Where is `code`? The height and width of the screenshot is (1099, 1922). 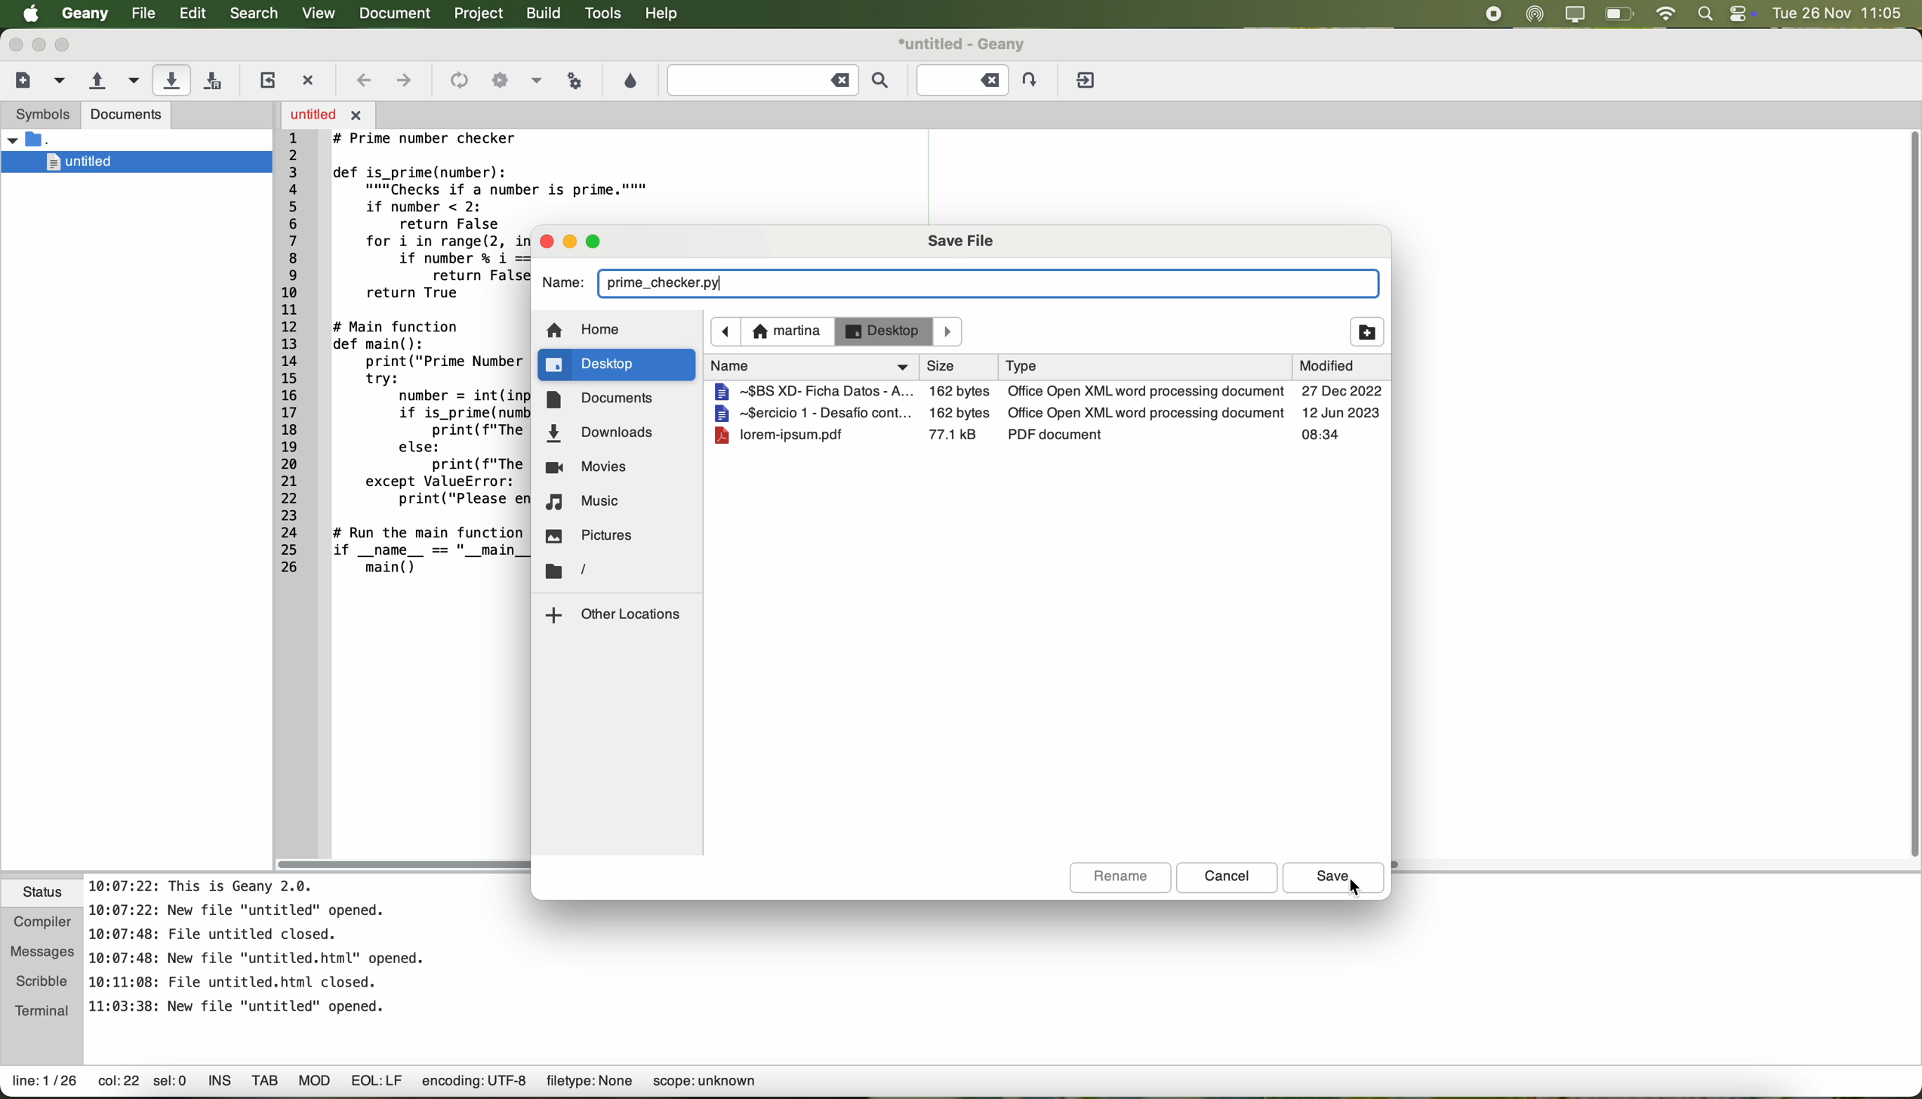
code is located at coordinates (606, 191).